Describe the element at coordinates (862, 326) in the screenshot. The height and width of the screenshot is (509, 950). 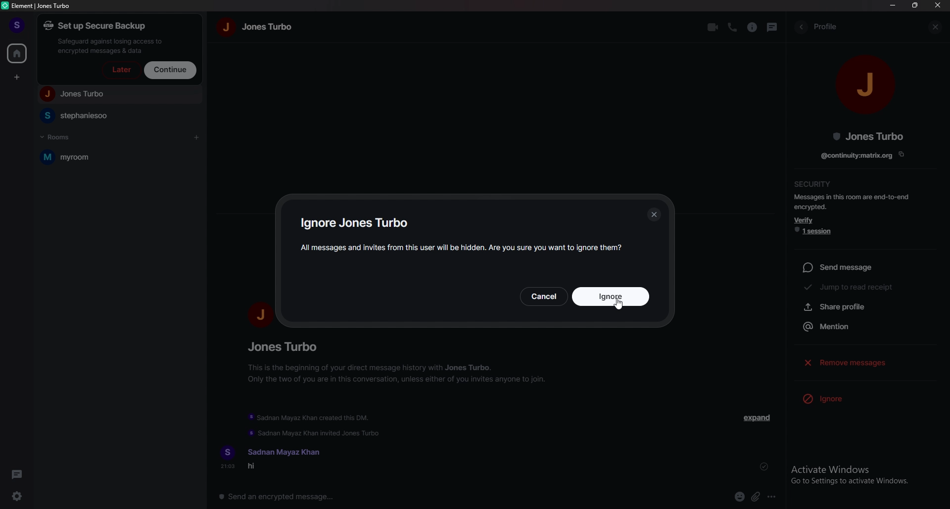
I see `mention` at that location.